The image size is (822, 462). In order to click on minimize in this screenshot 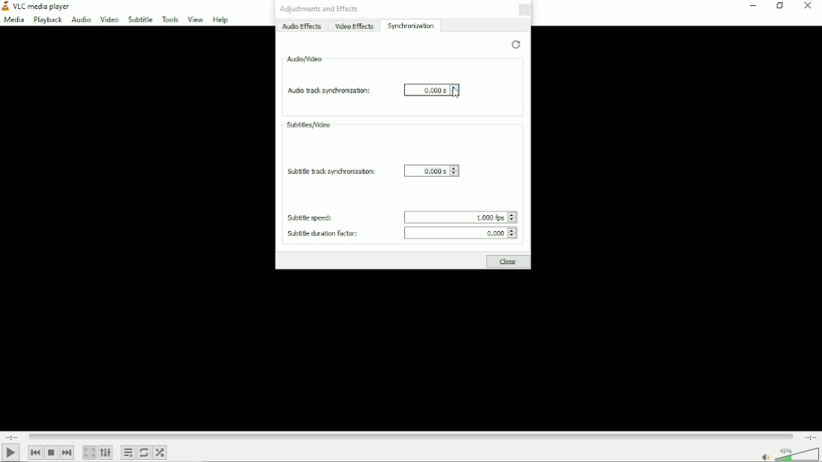, I will do `click(752, 6)`.